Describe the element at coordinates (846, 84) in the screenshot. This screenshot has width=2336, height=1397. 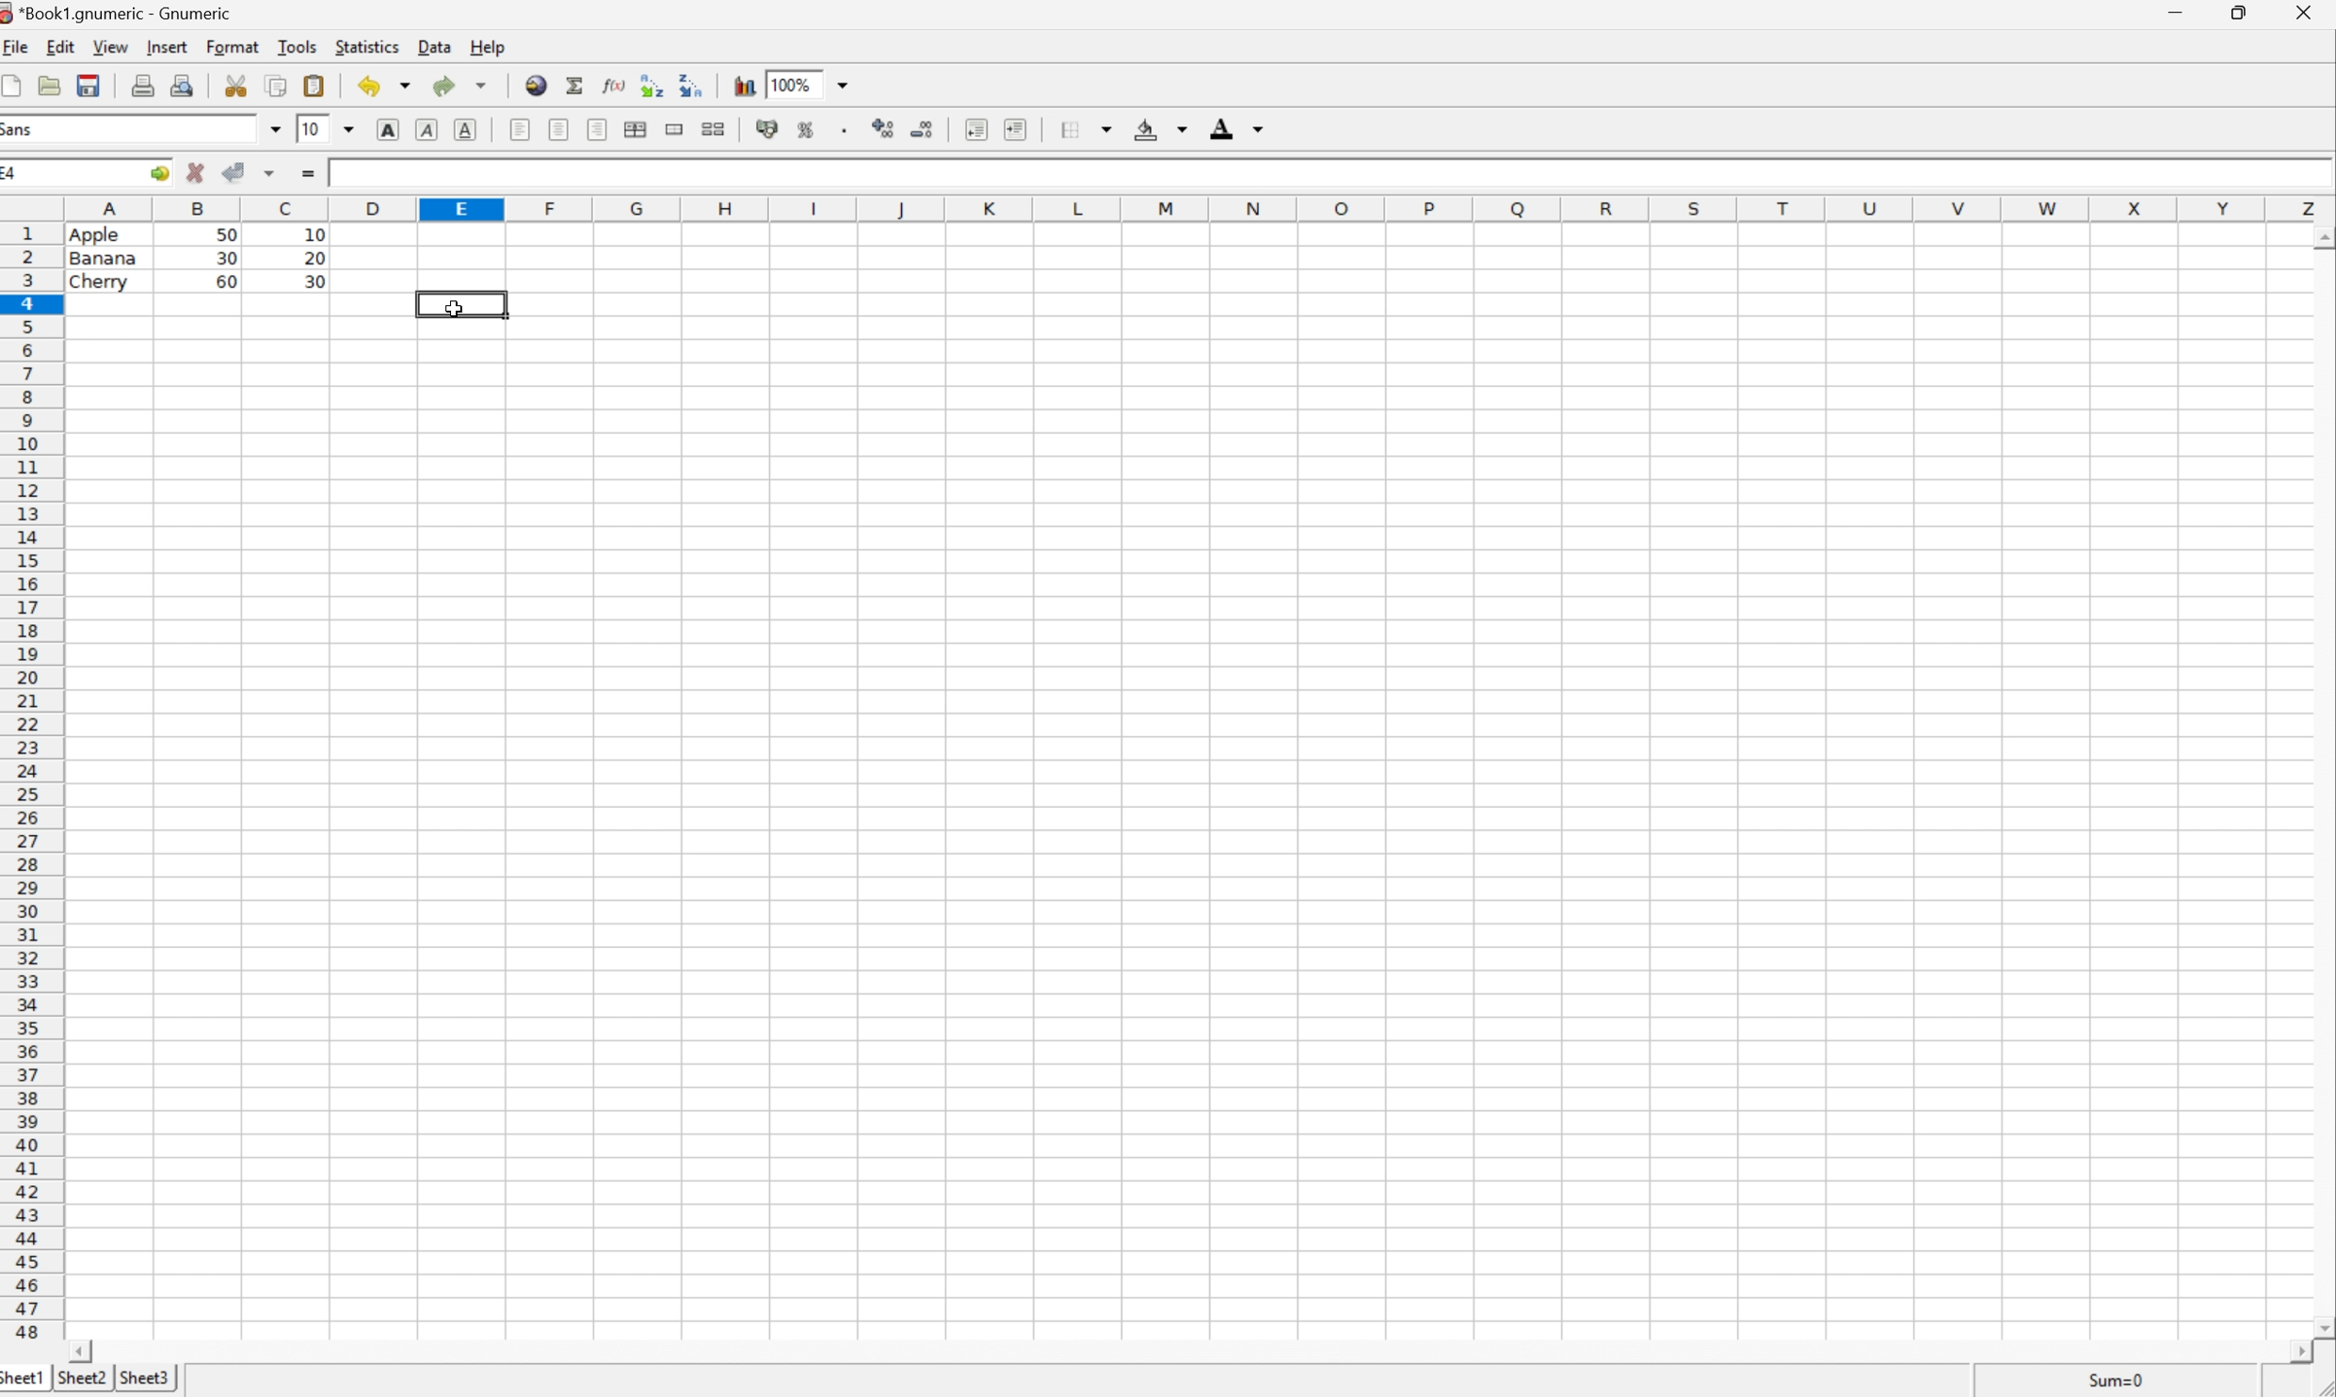
I see `Drop down` at that location.